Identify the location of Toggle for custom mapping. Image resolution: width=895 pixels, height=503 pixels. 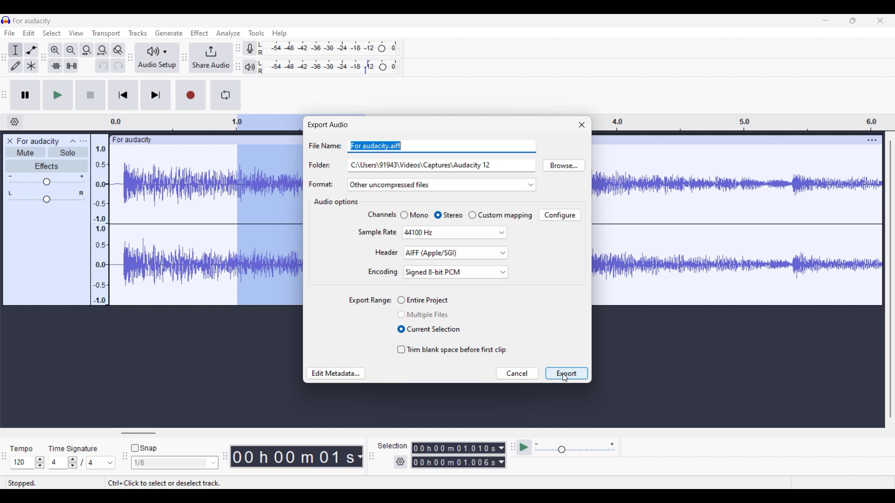
(500, 215).